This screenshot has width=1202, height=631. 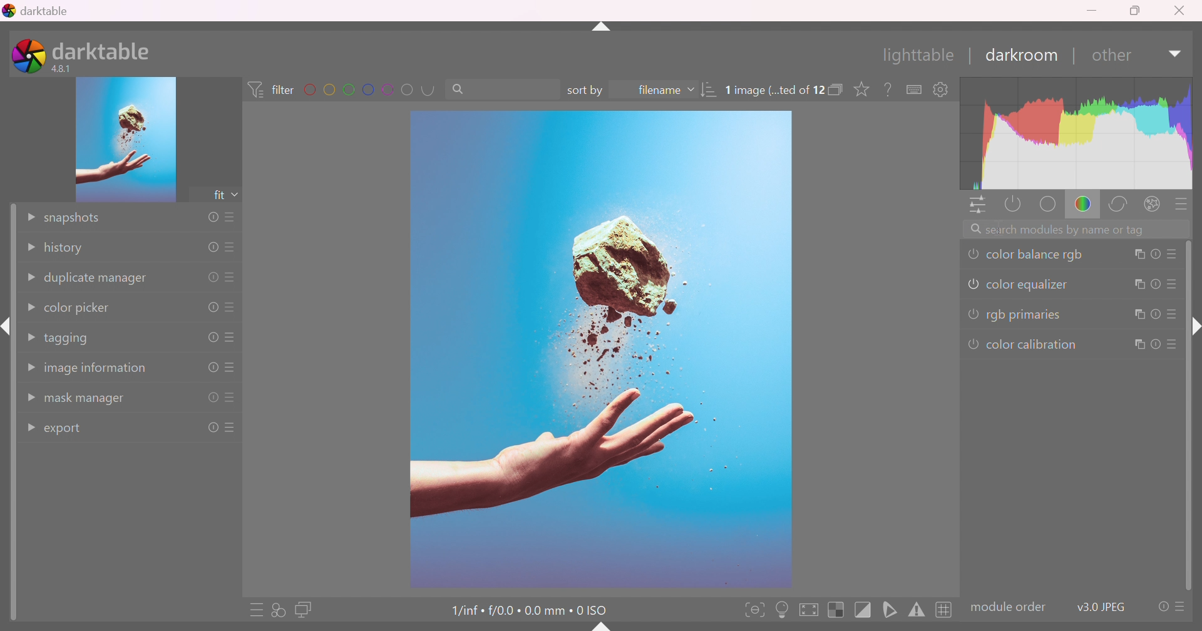 What do you see at coordinates (968, 57) in the screenshot?
I see `|` at bounding box center [968, 57].